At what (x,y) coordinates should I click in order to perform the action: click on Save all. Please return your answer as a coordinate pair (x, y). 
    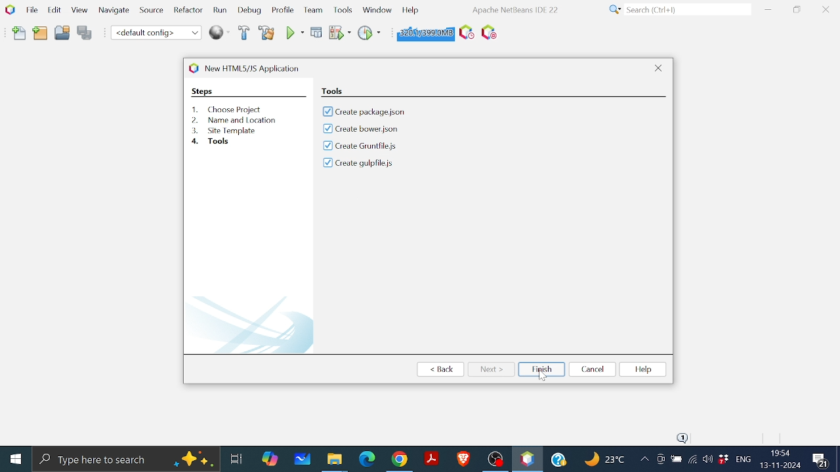
    Looking at the image, I should click on (85, 33).